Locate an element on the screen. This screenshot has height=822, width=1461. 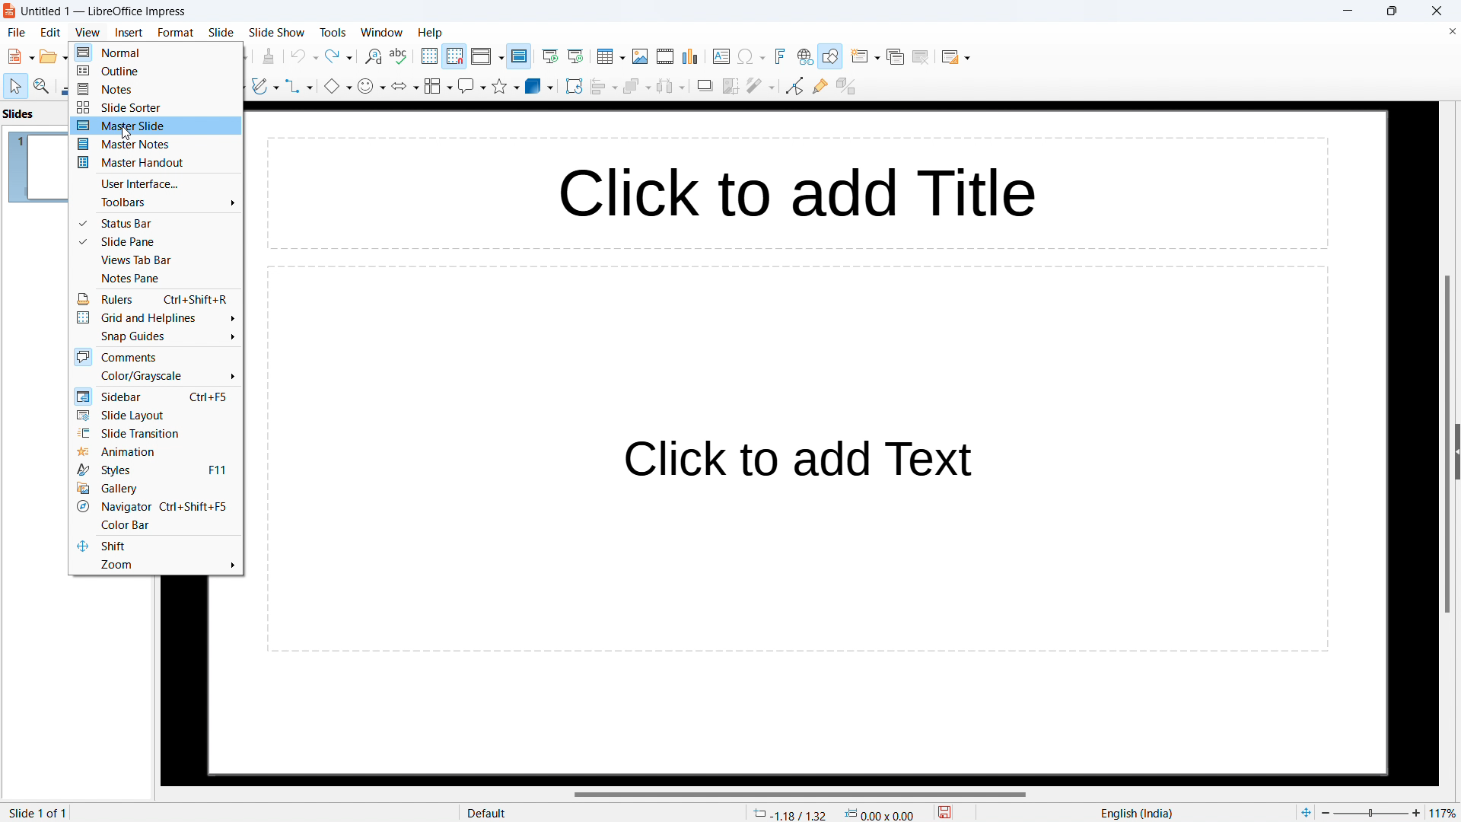
zoom factor is located at coordinates (1446, 811).